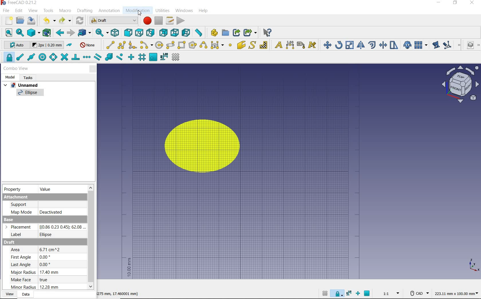 This screenshot has height=299, width=481. What do you see at coordinates (19, 11) in the screenshot?
I see `edit` at bounding box center [19, 11].